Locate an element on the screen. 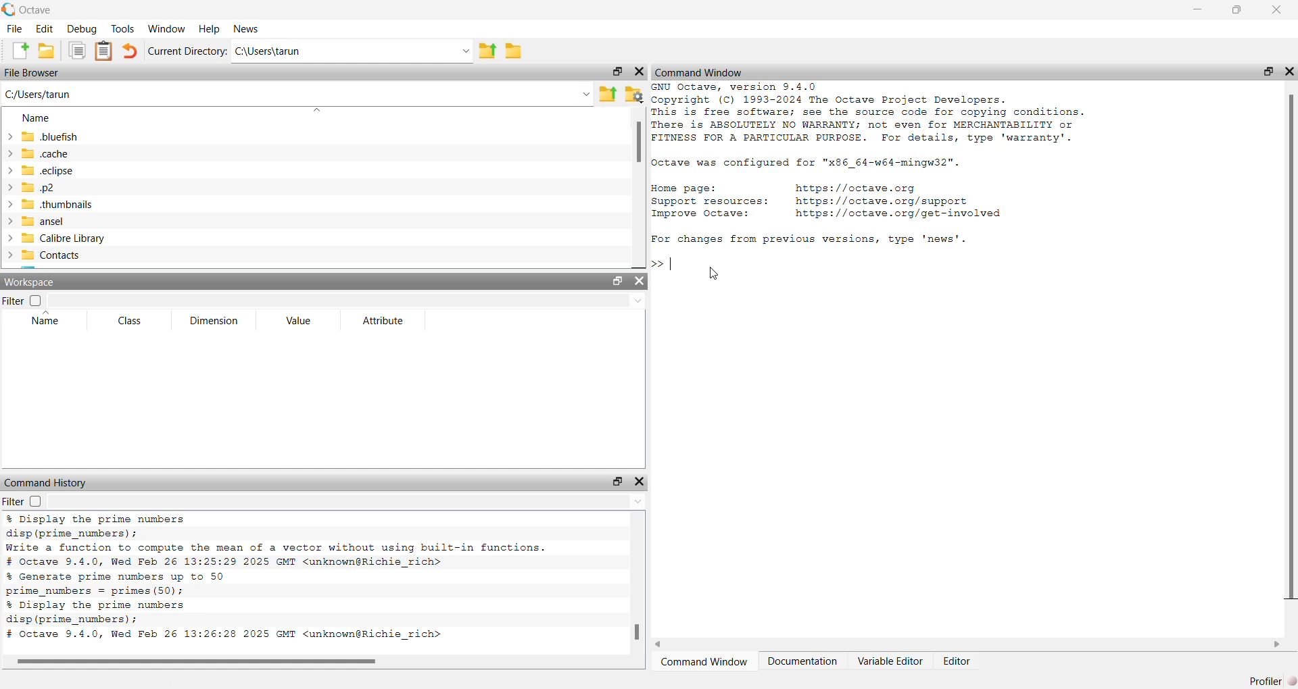 The height and width of the screenshot is (689, 1298). scroll bar is located at coordinates (197, 662).